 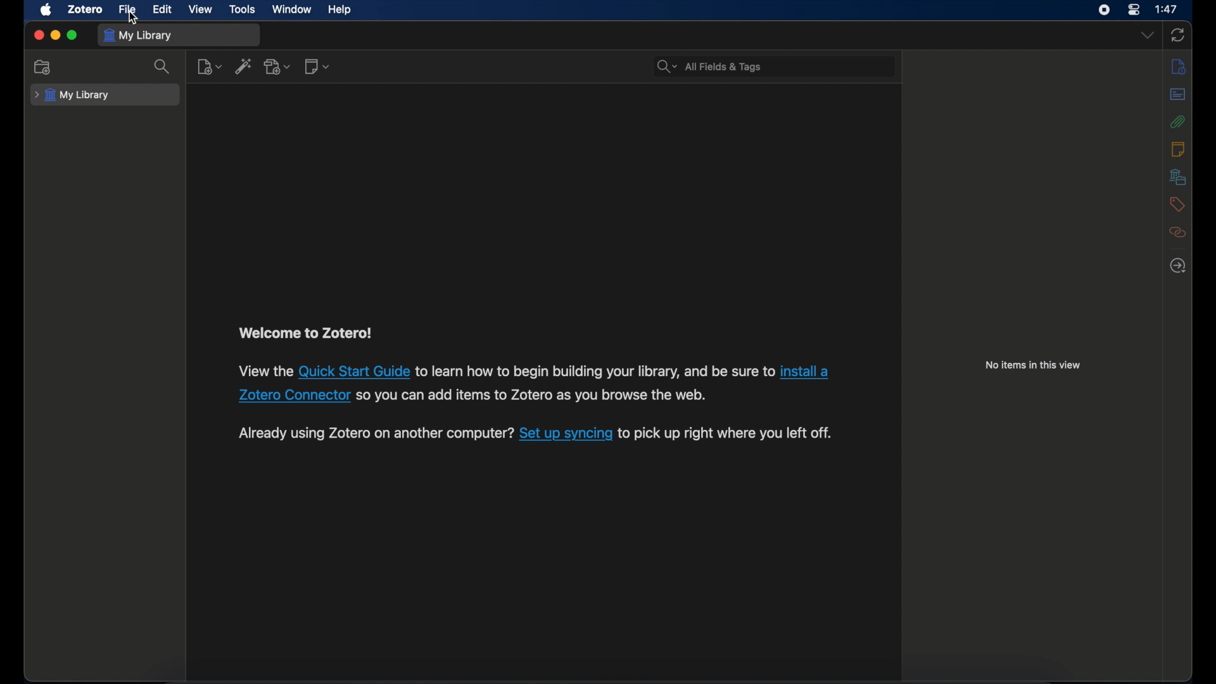 What do you see at coordinates (316, 66) in the screenshot?
I see `new note` at bounding box center [316, 66].